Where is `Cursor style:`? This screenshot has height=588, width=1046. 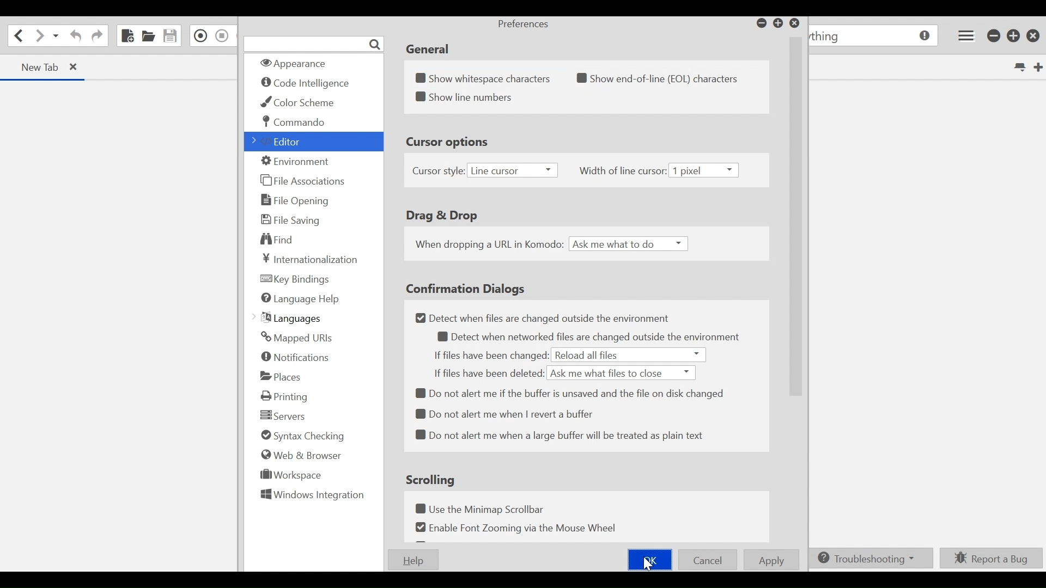
Cursor style: is located at coordinates (439, 171).